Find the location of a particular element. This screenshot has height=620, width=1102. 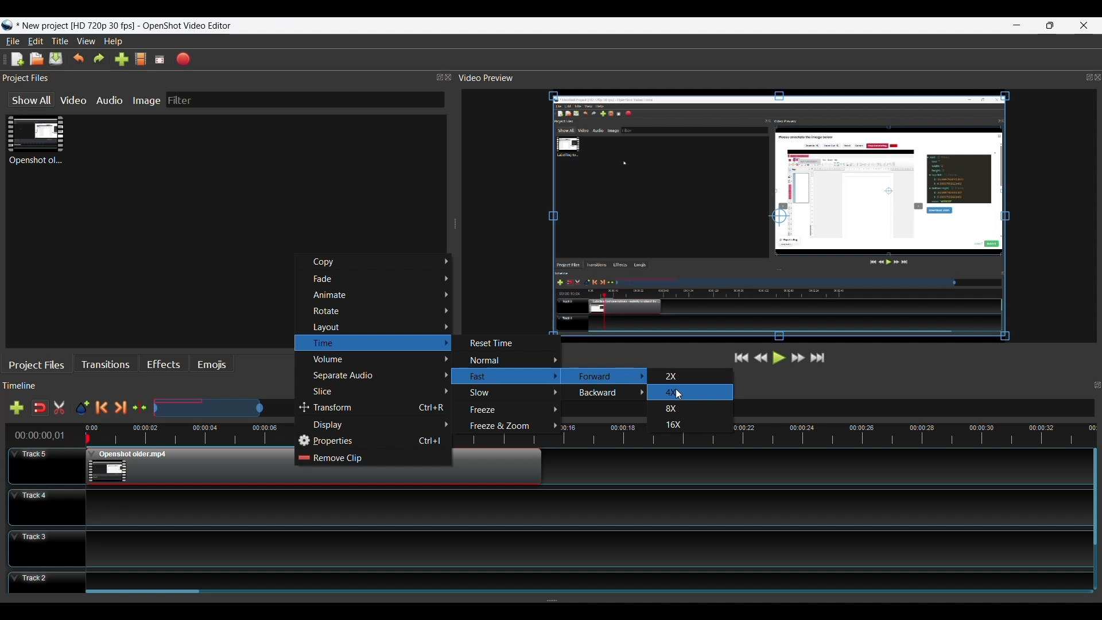

Forward is located at coordinates (607, 377).